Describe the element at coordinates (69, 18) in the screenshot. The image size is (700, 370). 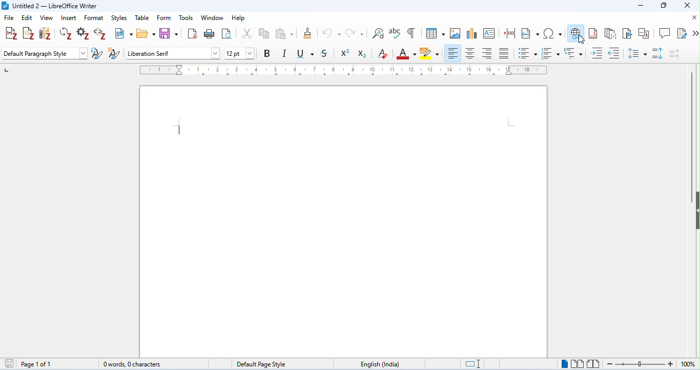
I see `insert` at that location.